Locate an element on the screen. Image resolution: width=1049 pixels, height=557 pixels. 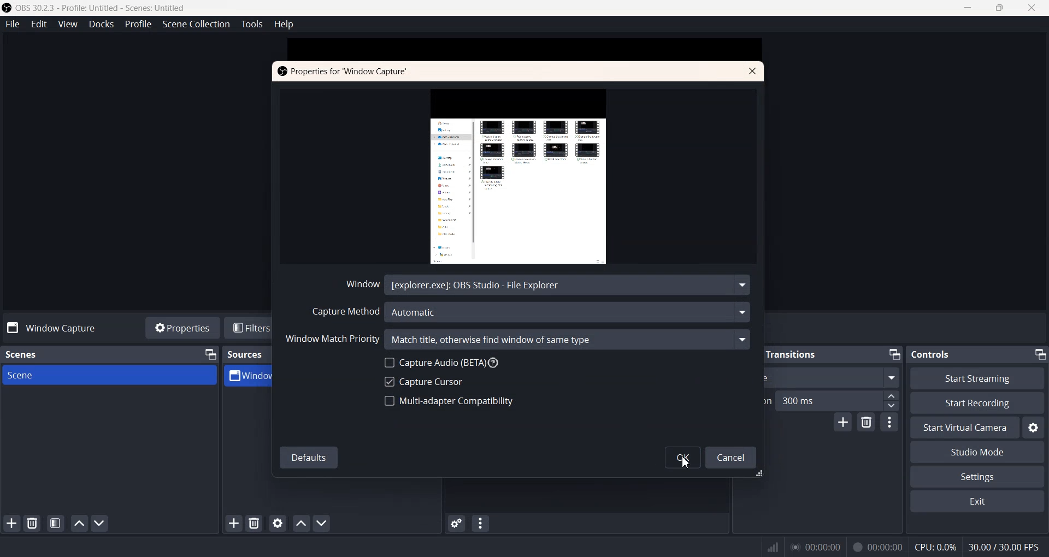
Controls is located at coordinates (934, 354).